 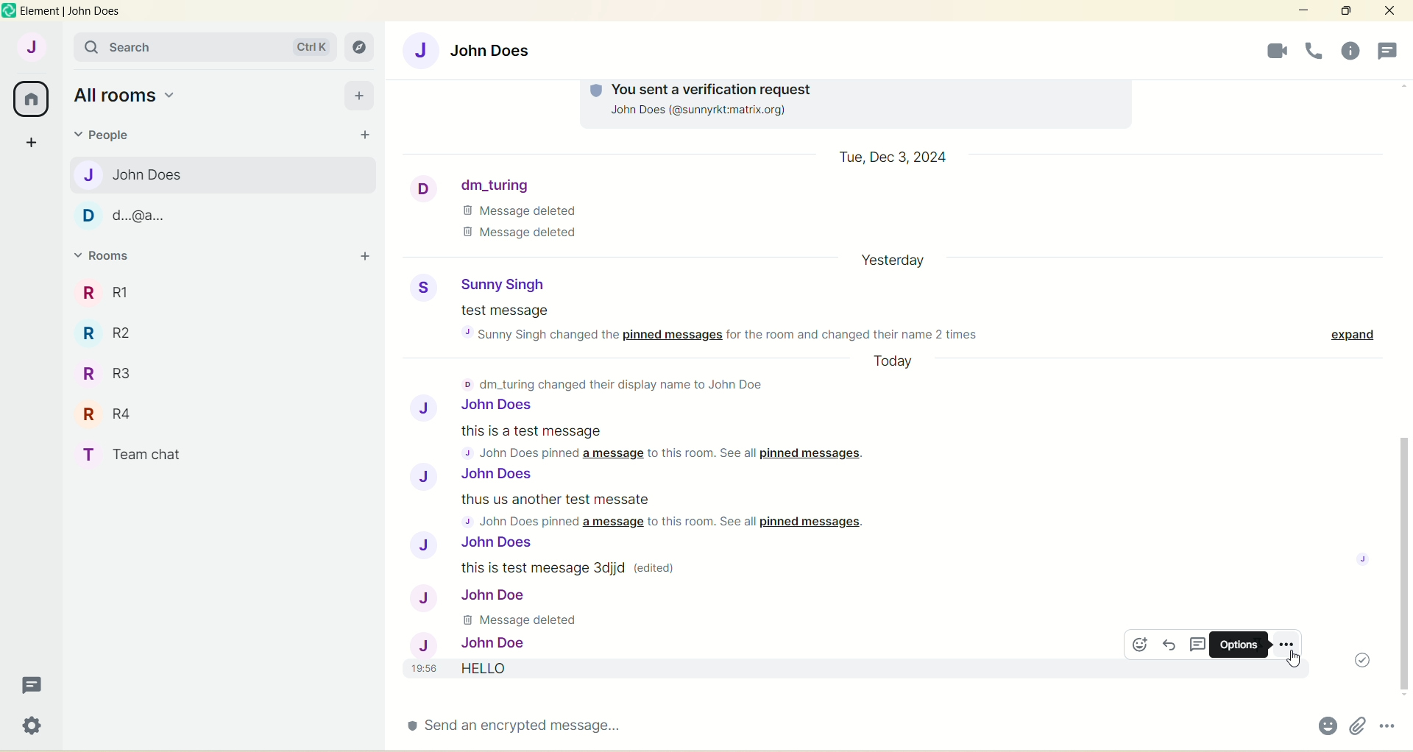 What do you see at coordinates (30, 727) in the screenshot?
I see `quick settings` at bounding box center [30, 727].